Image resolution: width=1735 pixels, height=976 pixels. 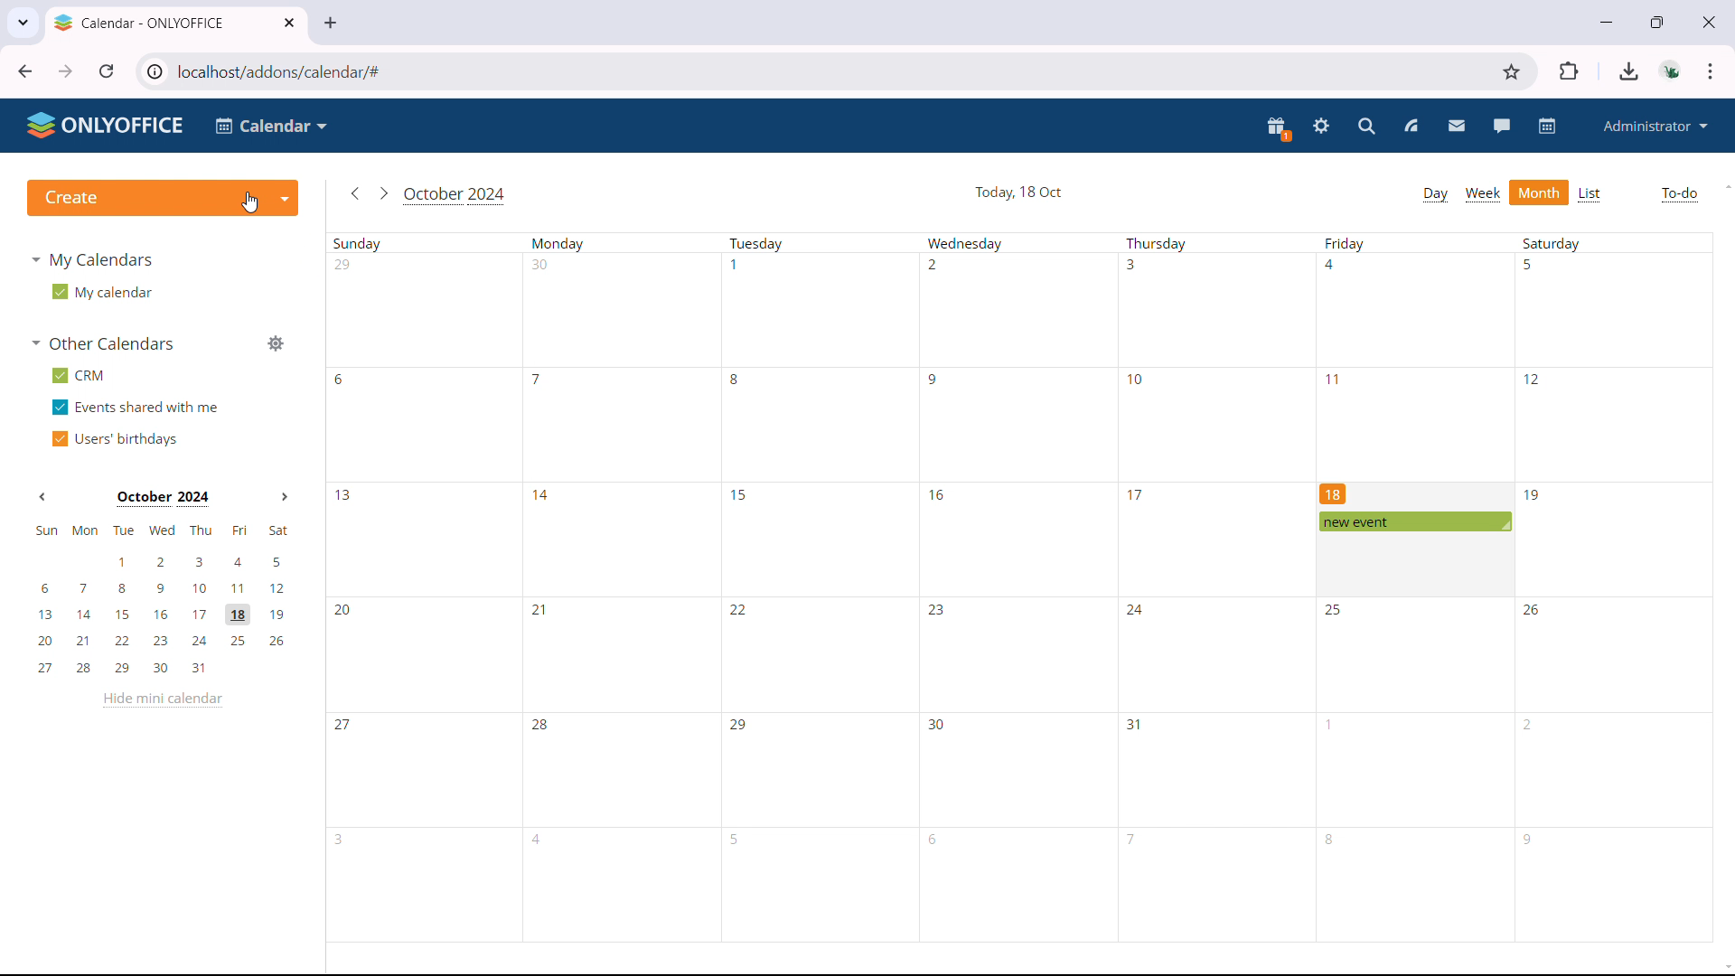 I want to click on reload this page, so click(x=108, y=70).